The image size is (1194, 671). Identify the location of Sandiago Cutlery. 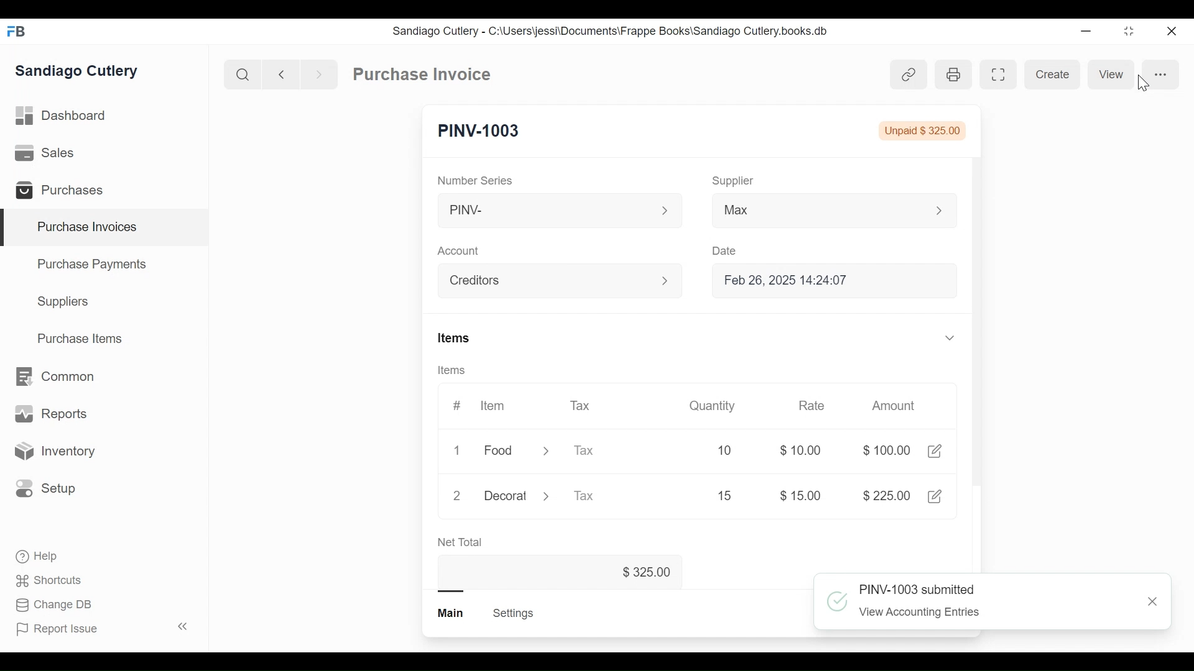
(78, 72).